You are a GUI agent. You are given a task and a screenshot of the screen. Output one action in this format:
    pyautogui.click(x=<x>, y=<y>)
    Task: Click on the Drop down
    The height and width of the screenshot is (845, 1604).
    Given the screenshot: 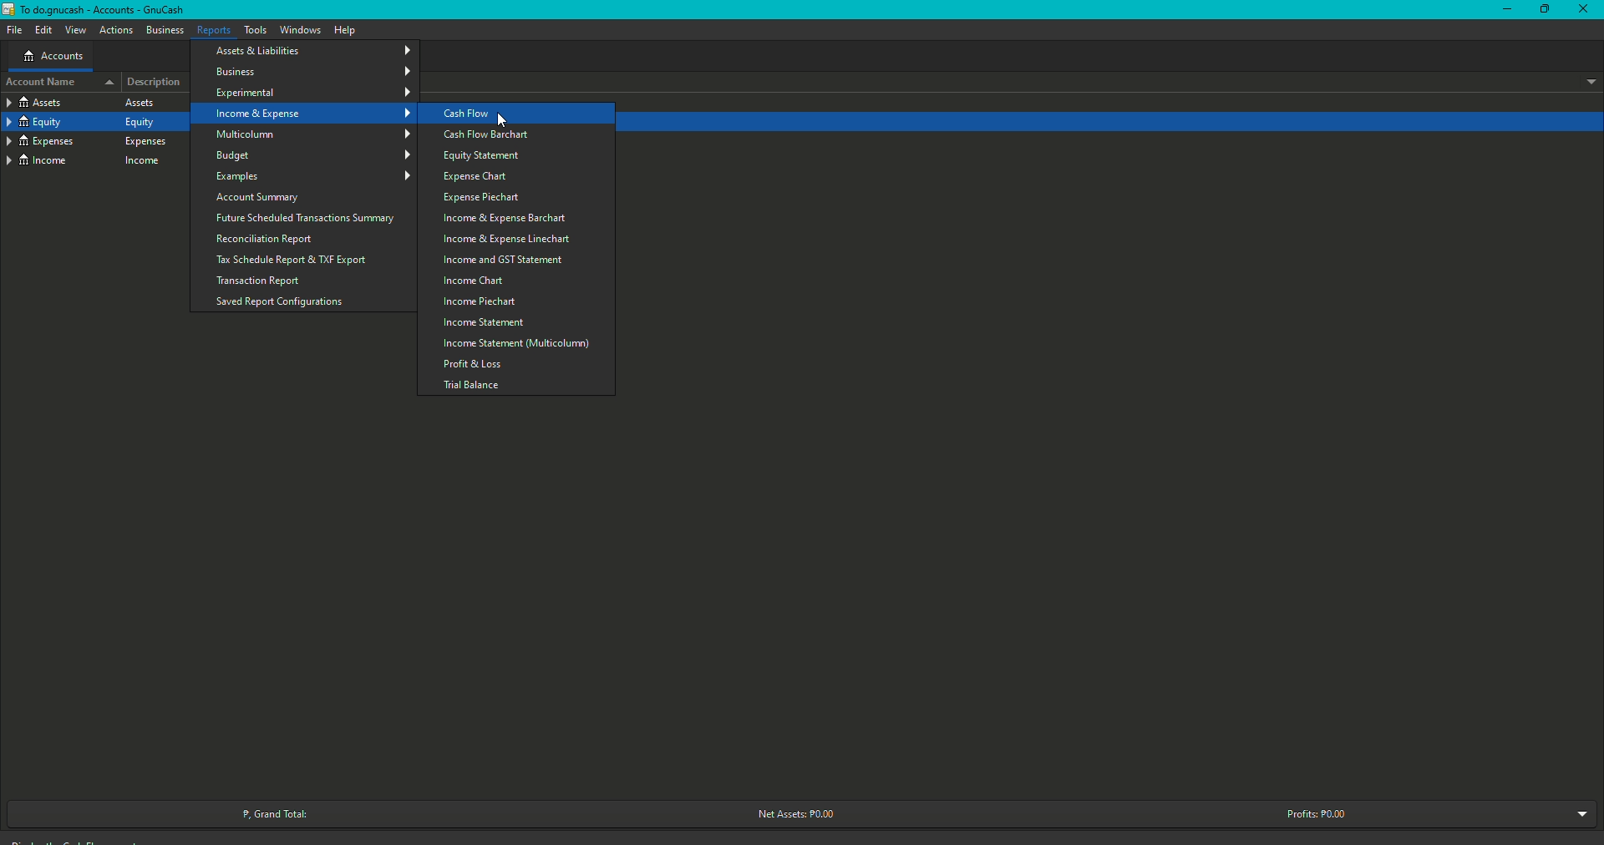 What is the action you would take?
    pyautogui.click(x=1588, y=80)
    